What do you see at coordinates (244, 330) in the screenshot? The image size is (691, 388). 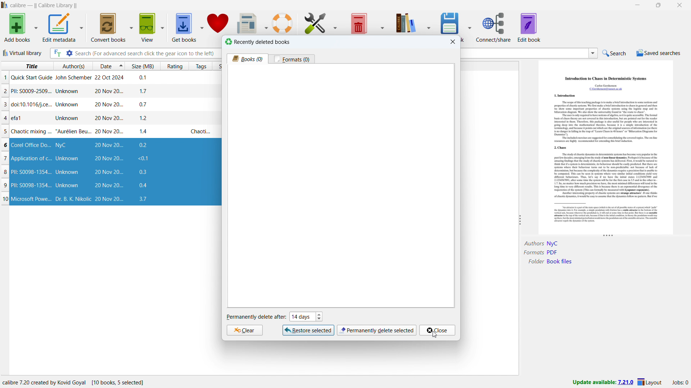 I see `clear` at bounding box center [244, 330].